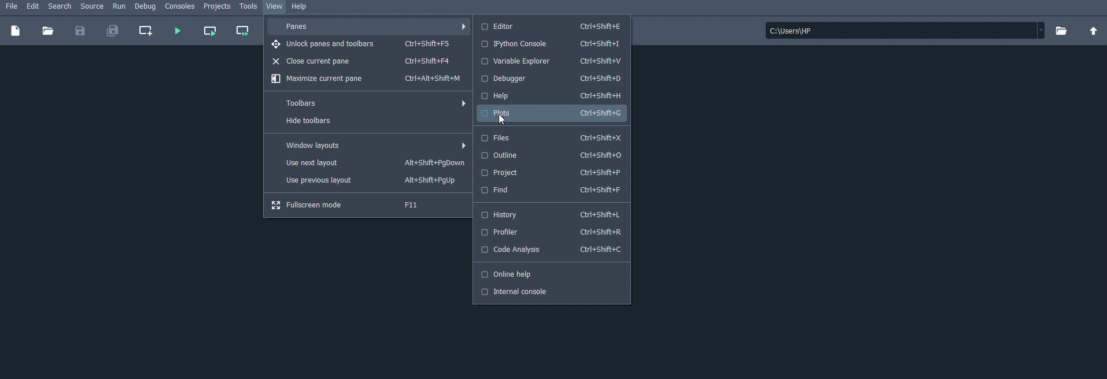 The image size is (1107, 379). Describe the element at coordinates (373, 146) in the screenshot. I see `Window layouts` at that location.